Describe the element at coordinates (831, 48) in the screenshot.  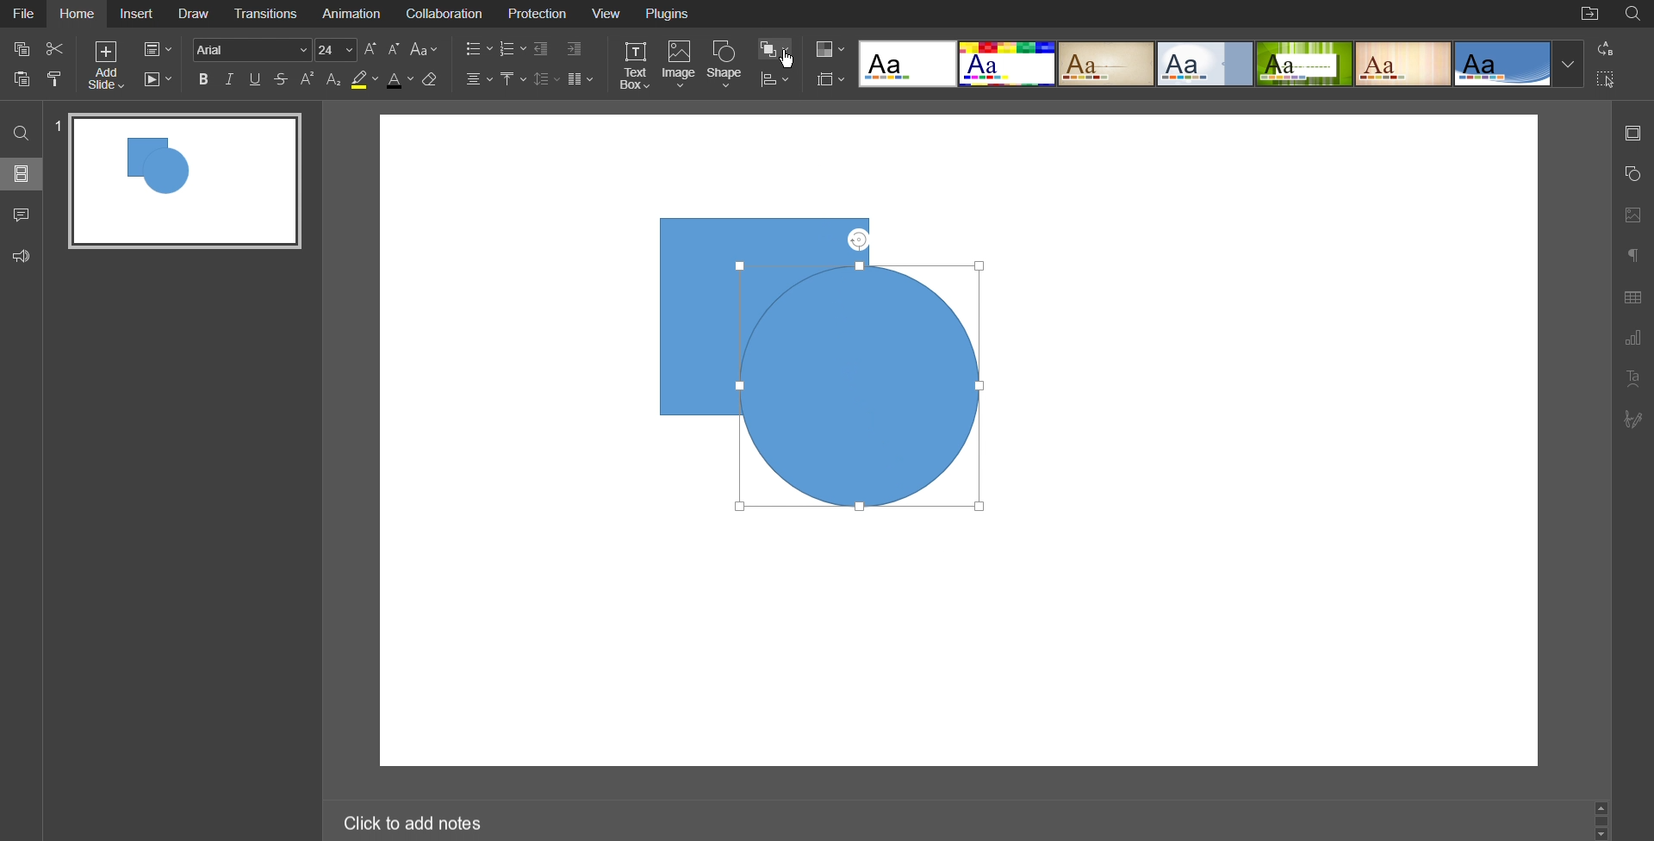
I see `Colors` at that location.